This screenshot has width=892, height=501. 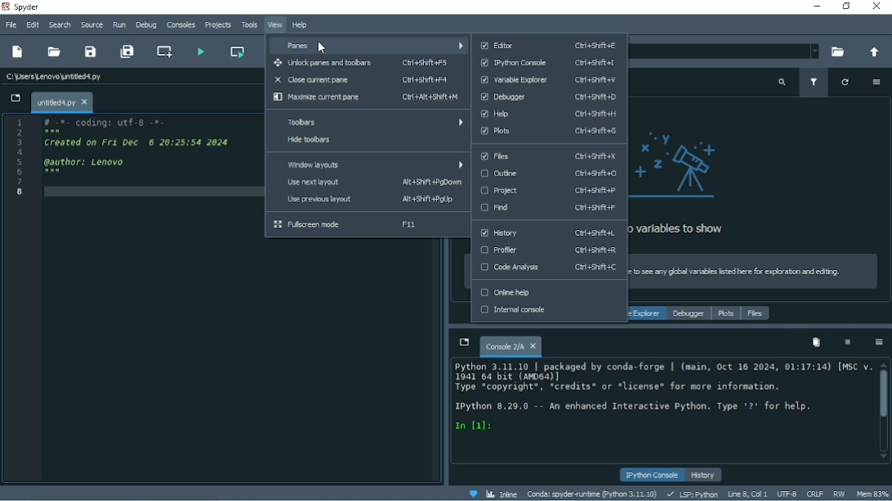 What do you see at coordinates (144, 141) in the screenshot?
I see `Created on date and time` at bounding box center [144, 141].